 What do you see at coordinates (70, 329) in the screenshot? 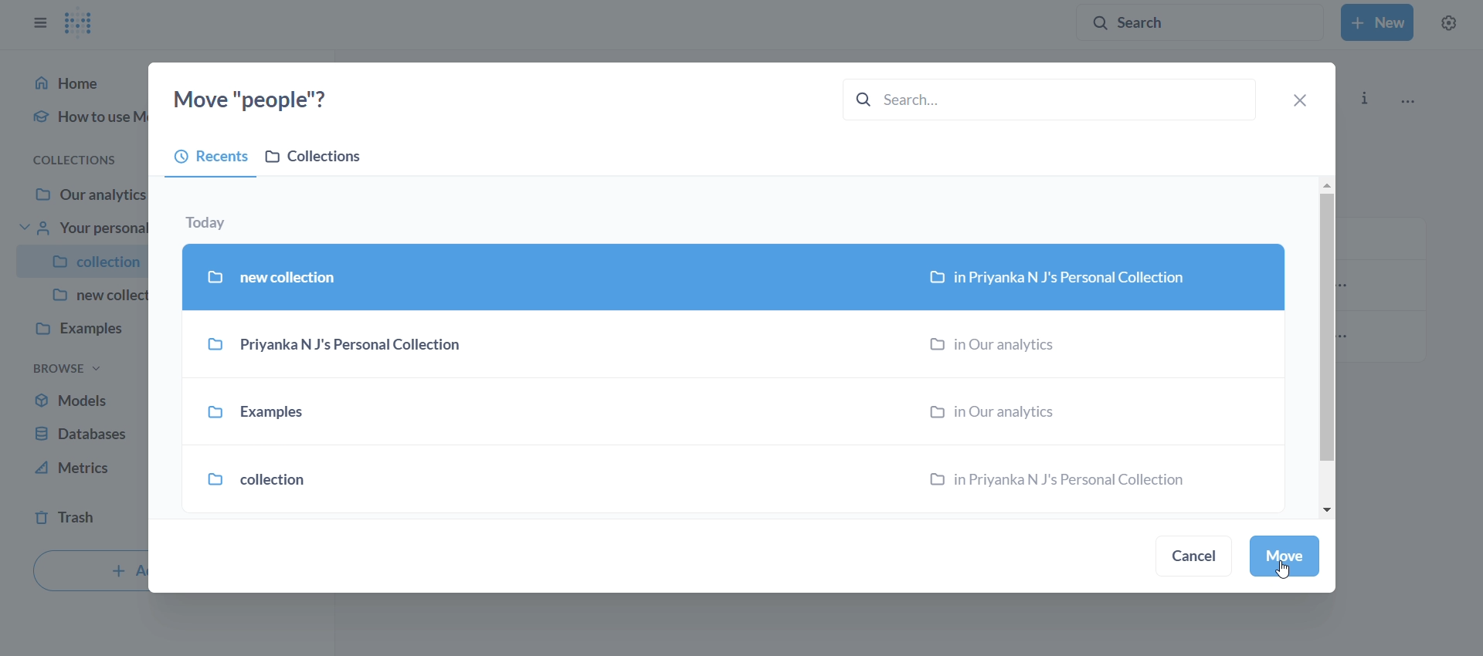
I see `examples` at bounding box center [70, 329].